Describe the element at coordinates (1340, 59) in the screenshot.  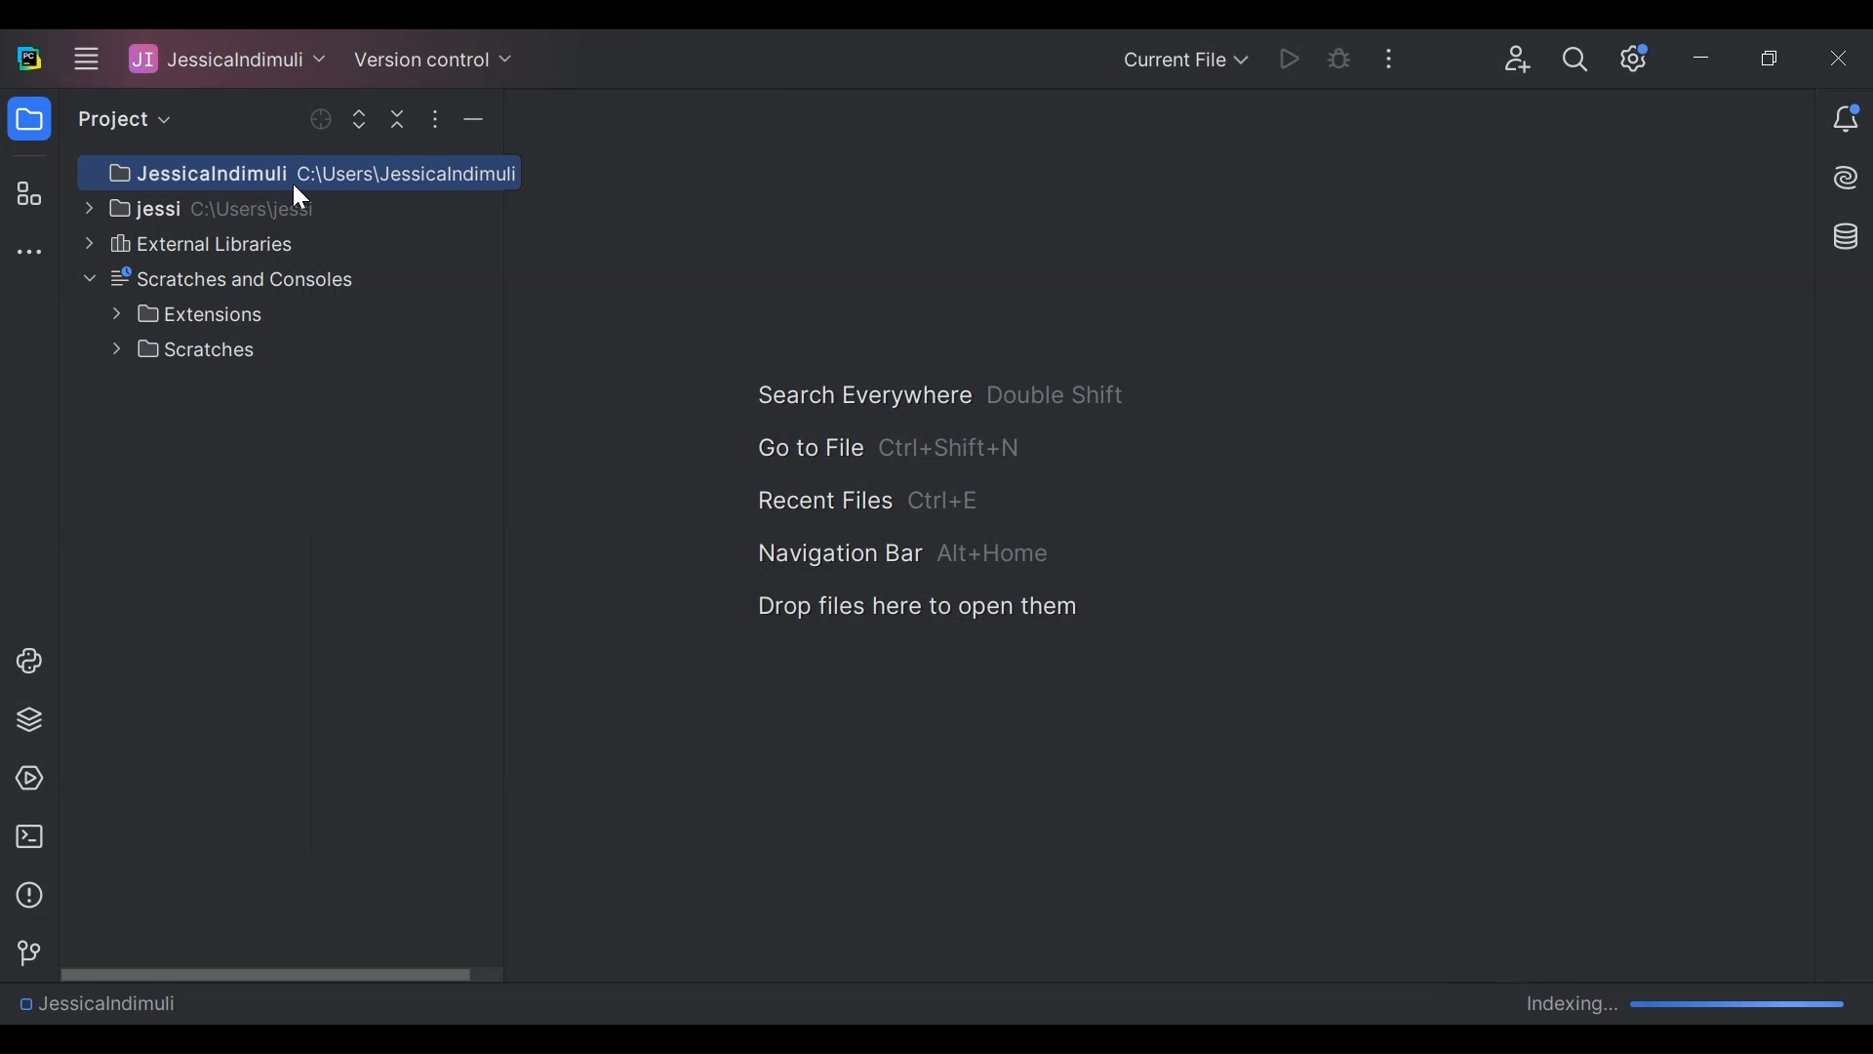
I see `Debug` at that location.